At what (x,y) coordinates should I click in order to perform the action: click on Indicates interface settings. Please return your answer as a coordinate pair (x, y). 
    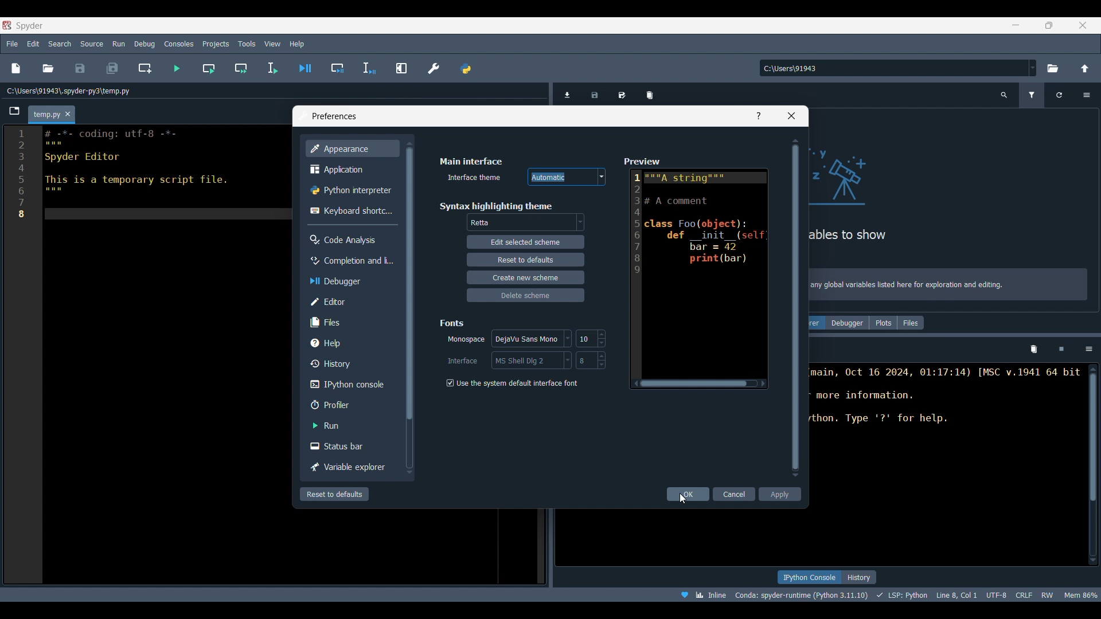
    Looking at the image, I should click on (463, 361).